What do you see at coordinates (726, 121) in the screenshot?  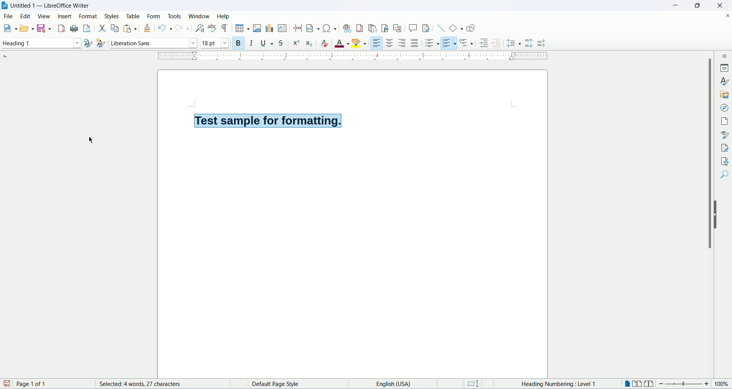 I see `page` at bounding box center [726, 121].